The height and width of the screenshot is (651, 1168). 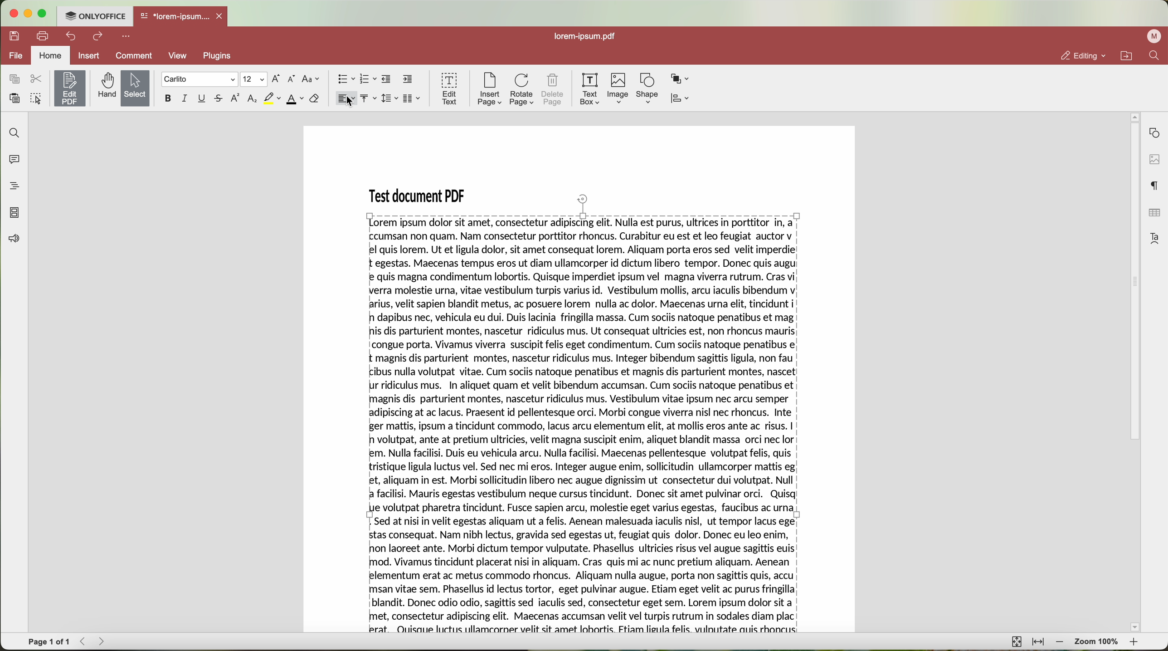 I want to click on insert, so click(x=89, y=56).